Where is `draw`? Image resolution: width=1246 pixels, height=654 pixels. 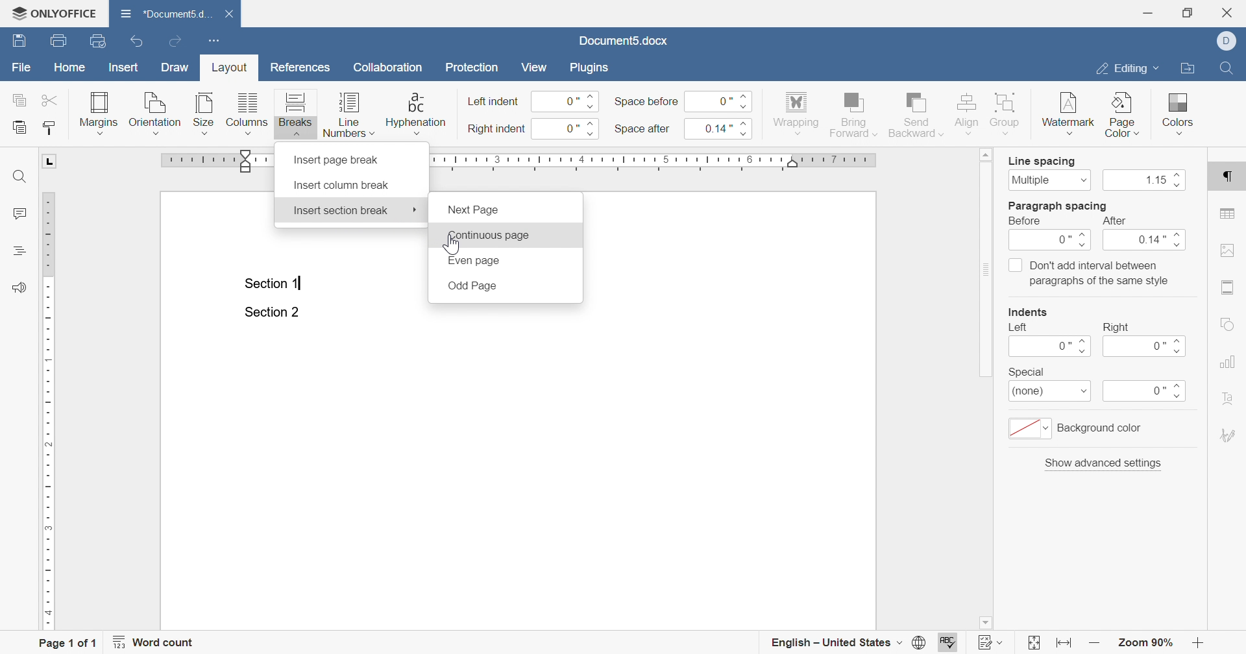
draw is located at coordinates (176, 67).